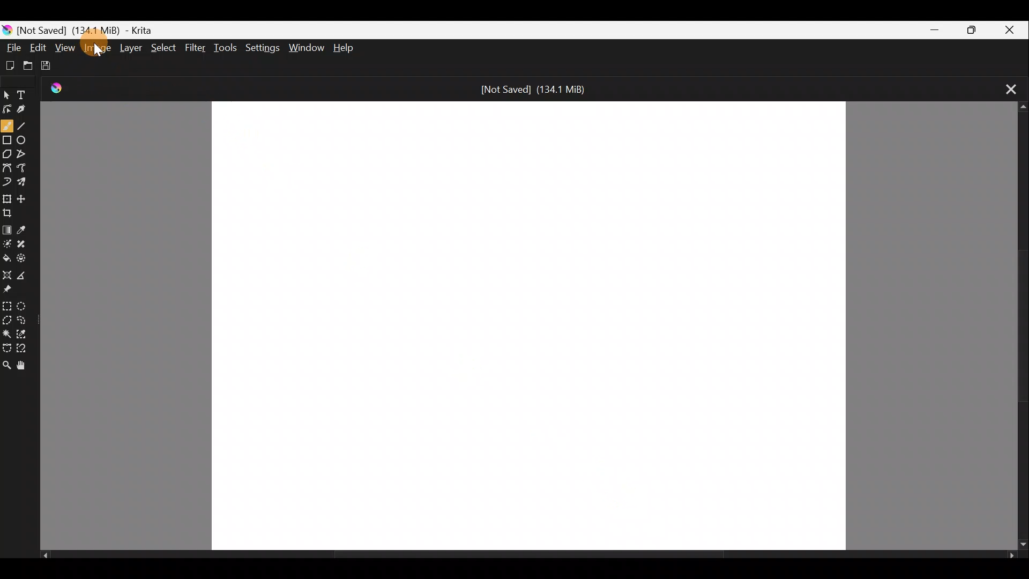 This screenshot has height=579, width=1029. I want to click on Contiguous selection tool, so click(7, 334).